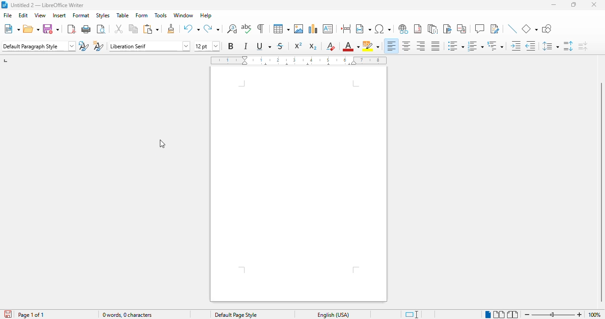  I want to click on insert cross-reference, so click(461, 29).